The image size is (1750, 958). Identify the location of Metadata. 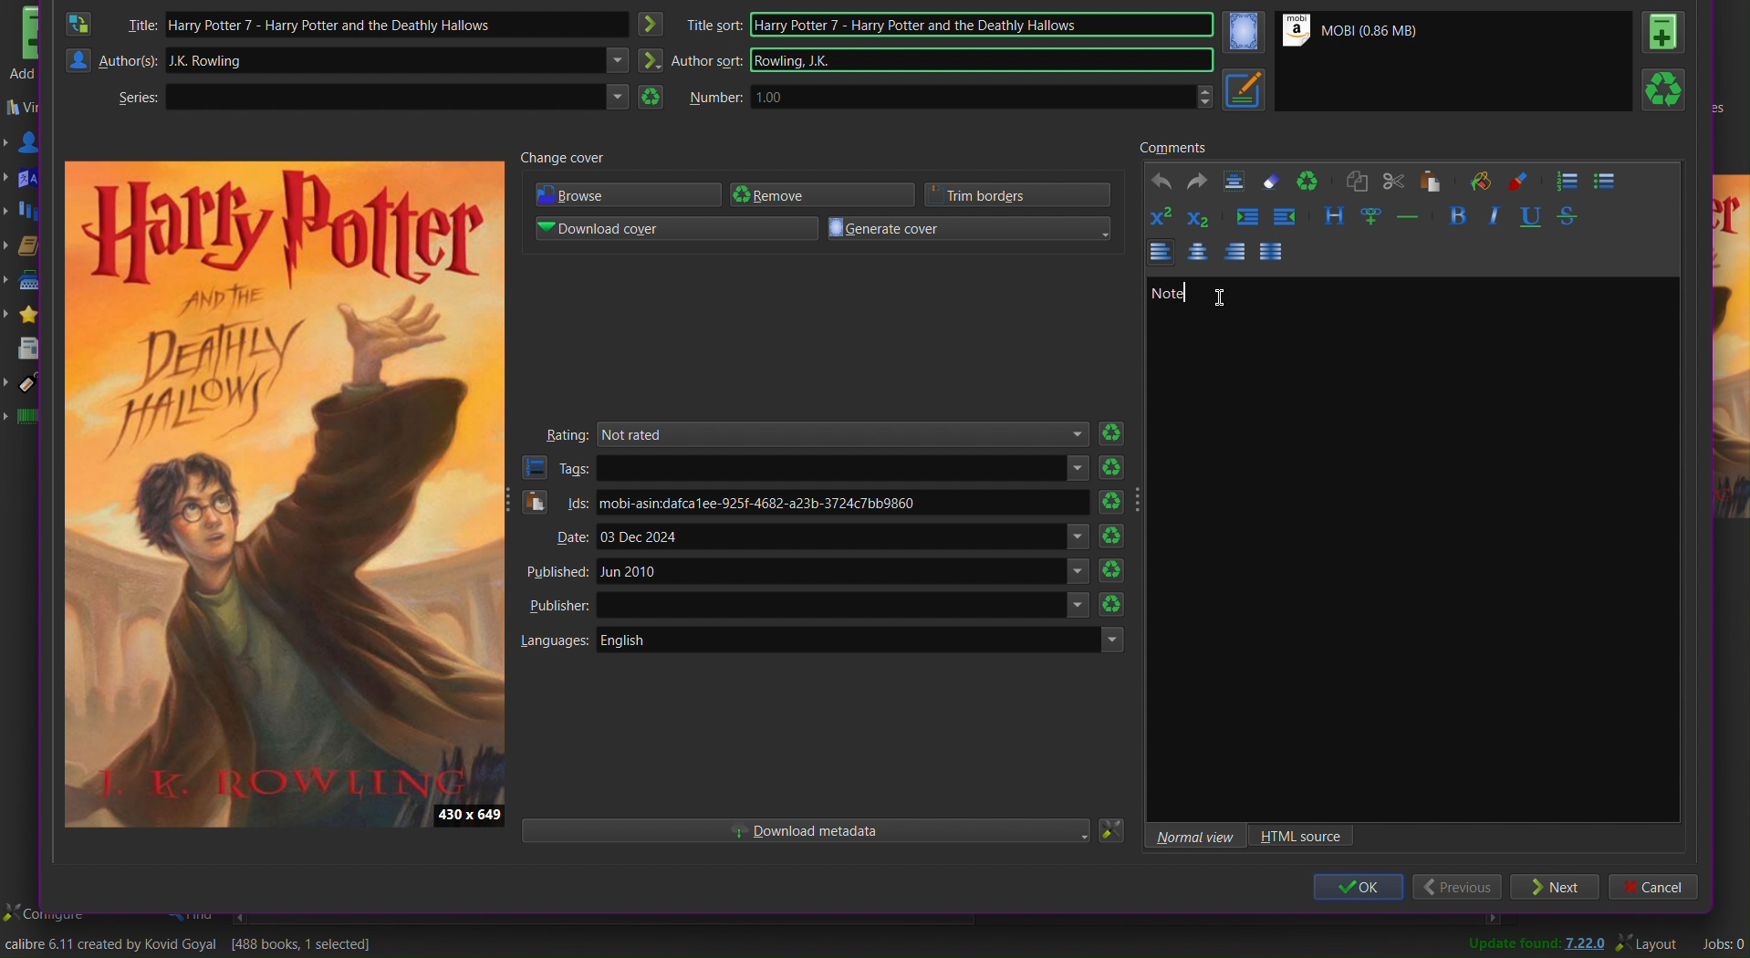
(1245, 89).